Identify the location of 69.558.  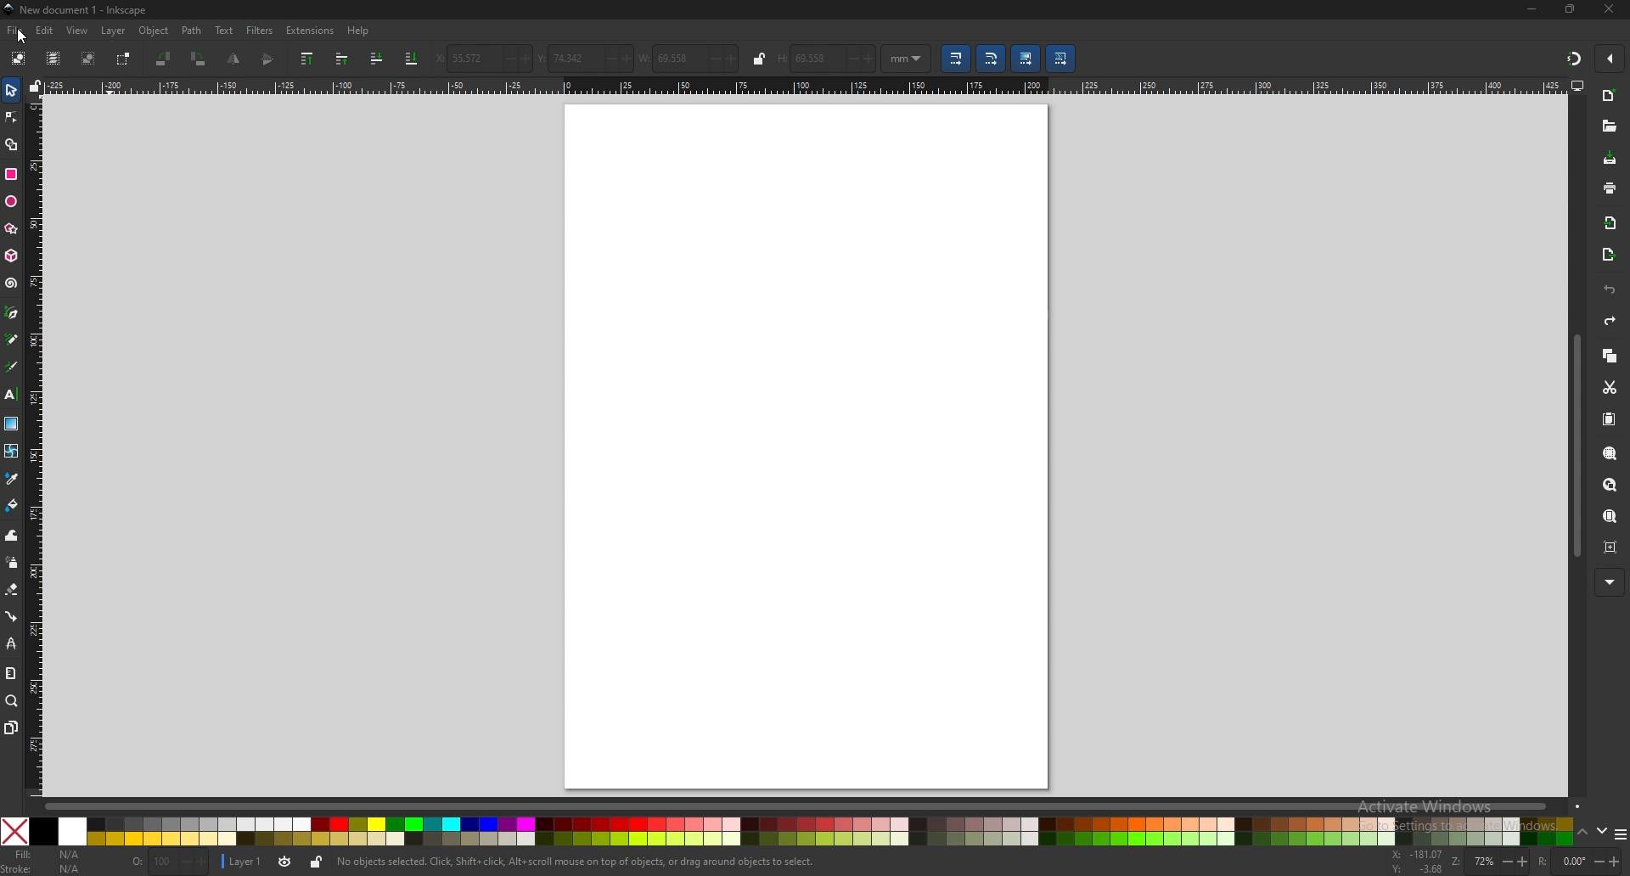
(815, 59).